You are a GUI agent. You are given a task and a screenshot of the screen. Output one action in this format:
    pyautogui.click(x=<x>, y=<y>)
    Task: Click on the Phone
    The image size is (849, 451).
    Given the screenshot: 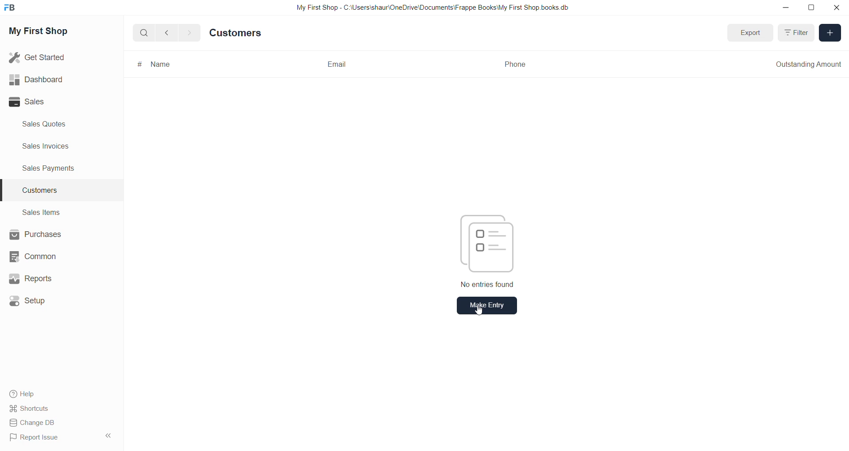 What is the action you would take?
    pyautogui.click(x=514, y=65)
    